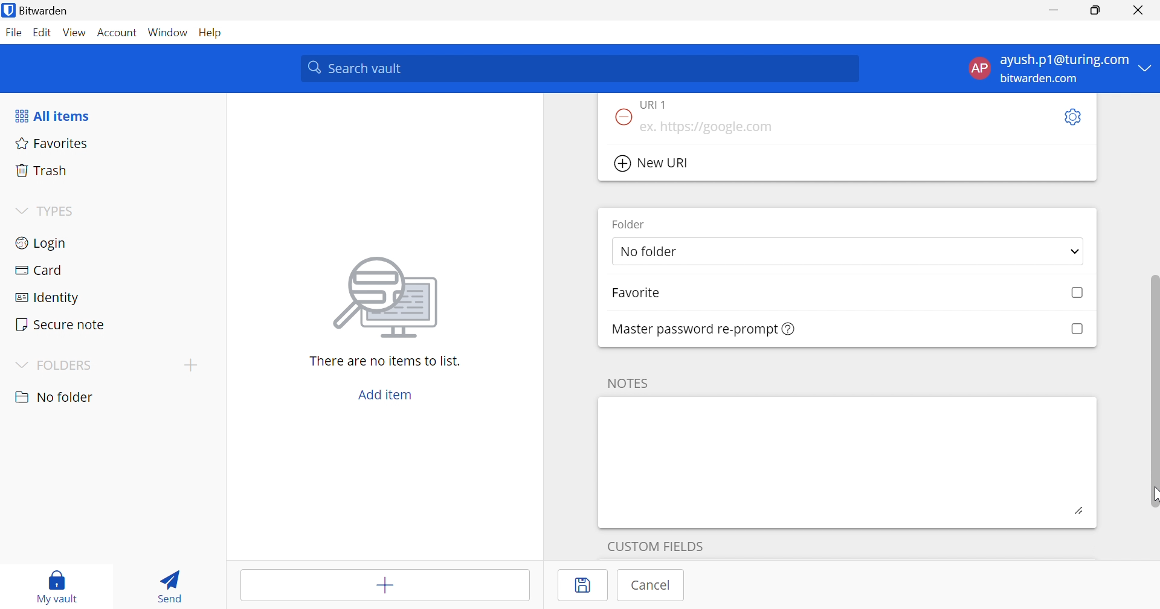  I want to click on Drop Down, so click(21, 211).